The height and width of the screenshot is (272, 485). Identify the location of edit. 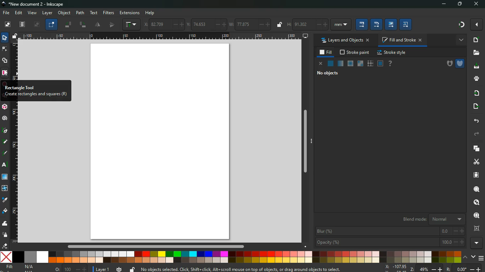
(19, 13).